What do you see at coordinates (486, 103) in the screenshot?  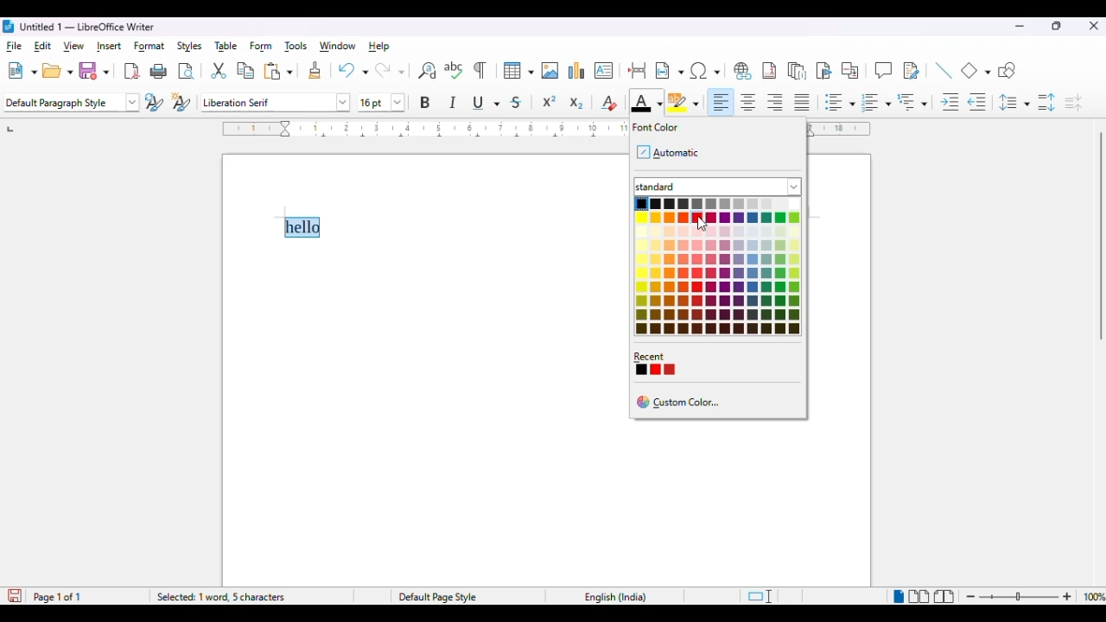 I see `underline` at bounding box center [486, 103].